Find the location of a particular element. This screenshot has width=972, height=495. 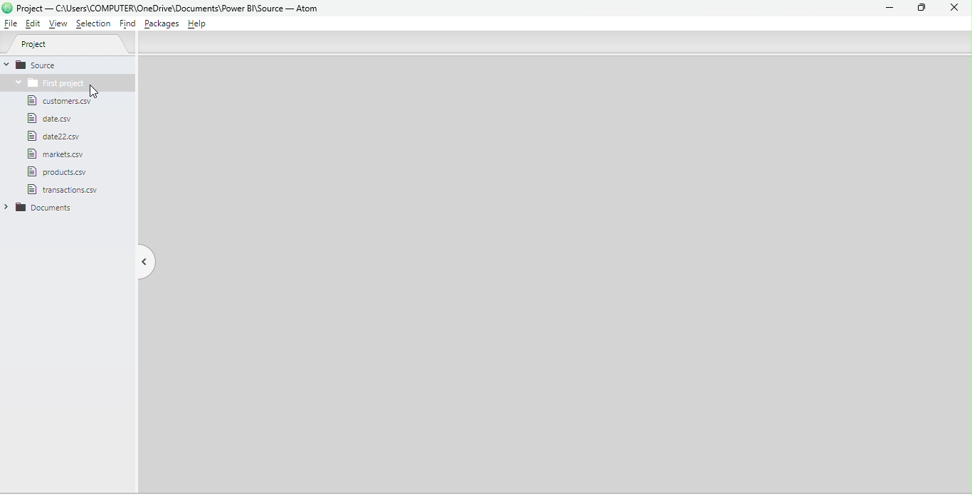

logo  is located at coordinates (7, 8).